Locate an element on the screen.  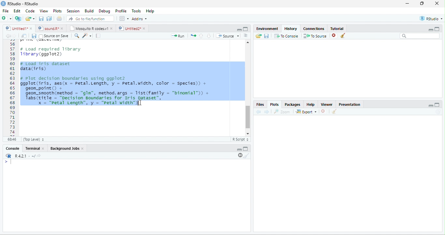
Help is located at coordinates (151, 11).